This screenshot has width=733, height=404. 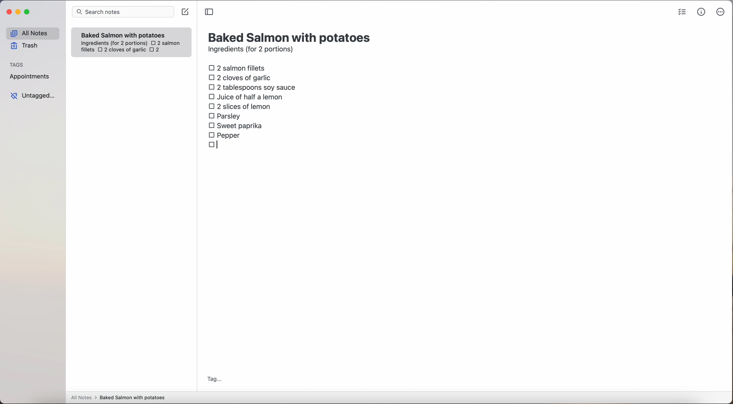 I want to click on maximize, so click(x=28, y=12).